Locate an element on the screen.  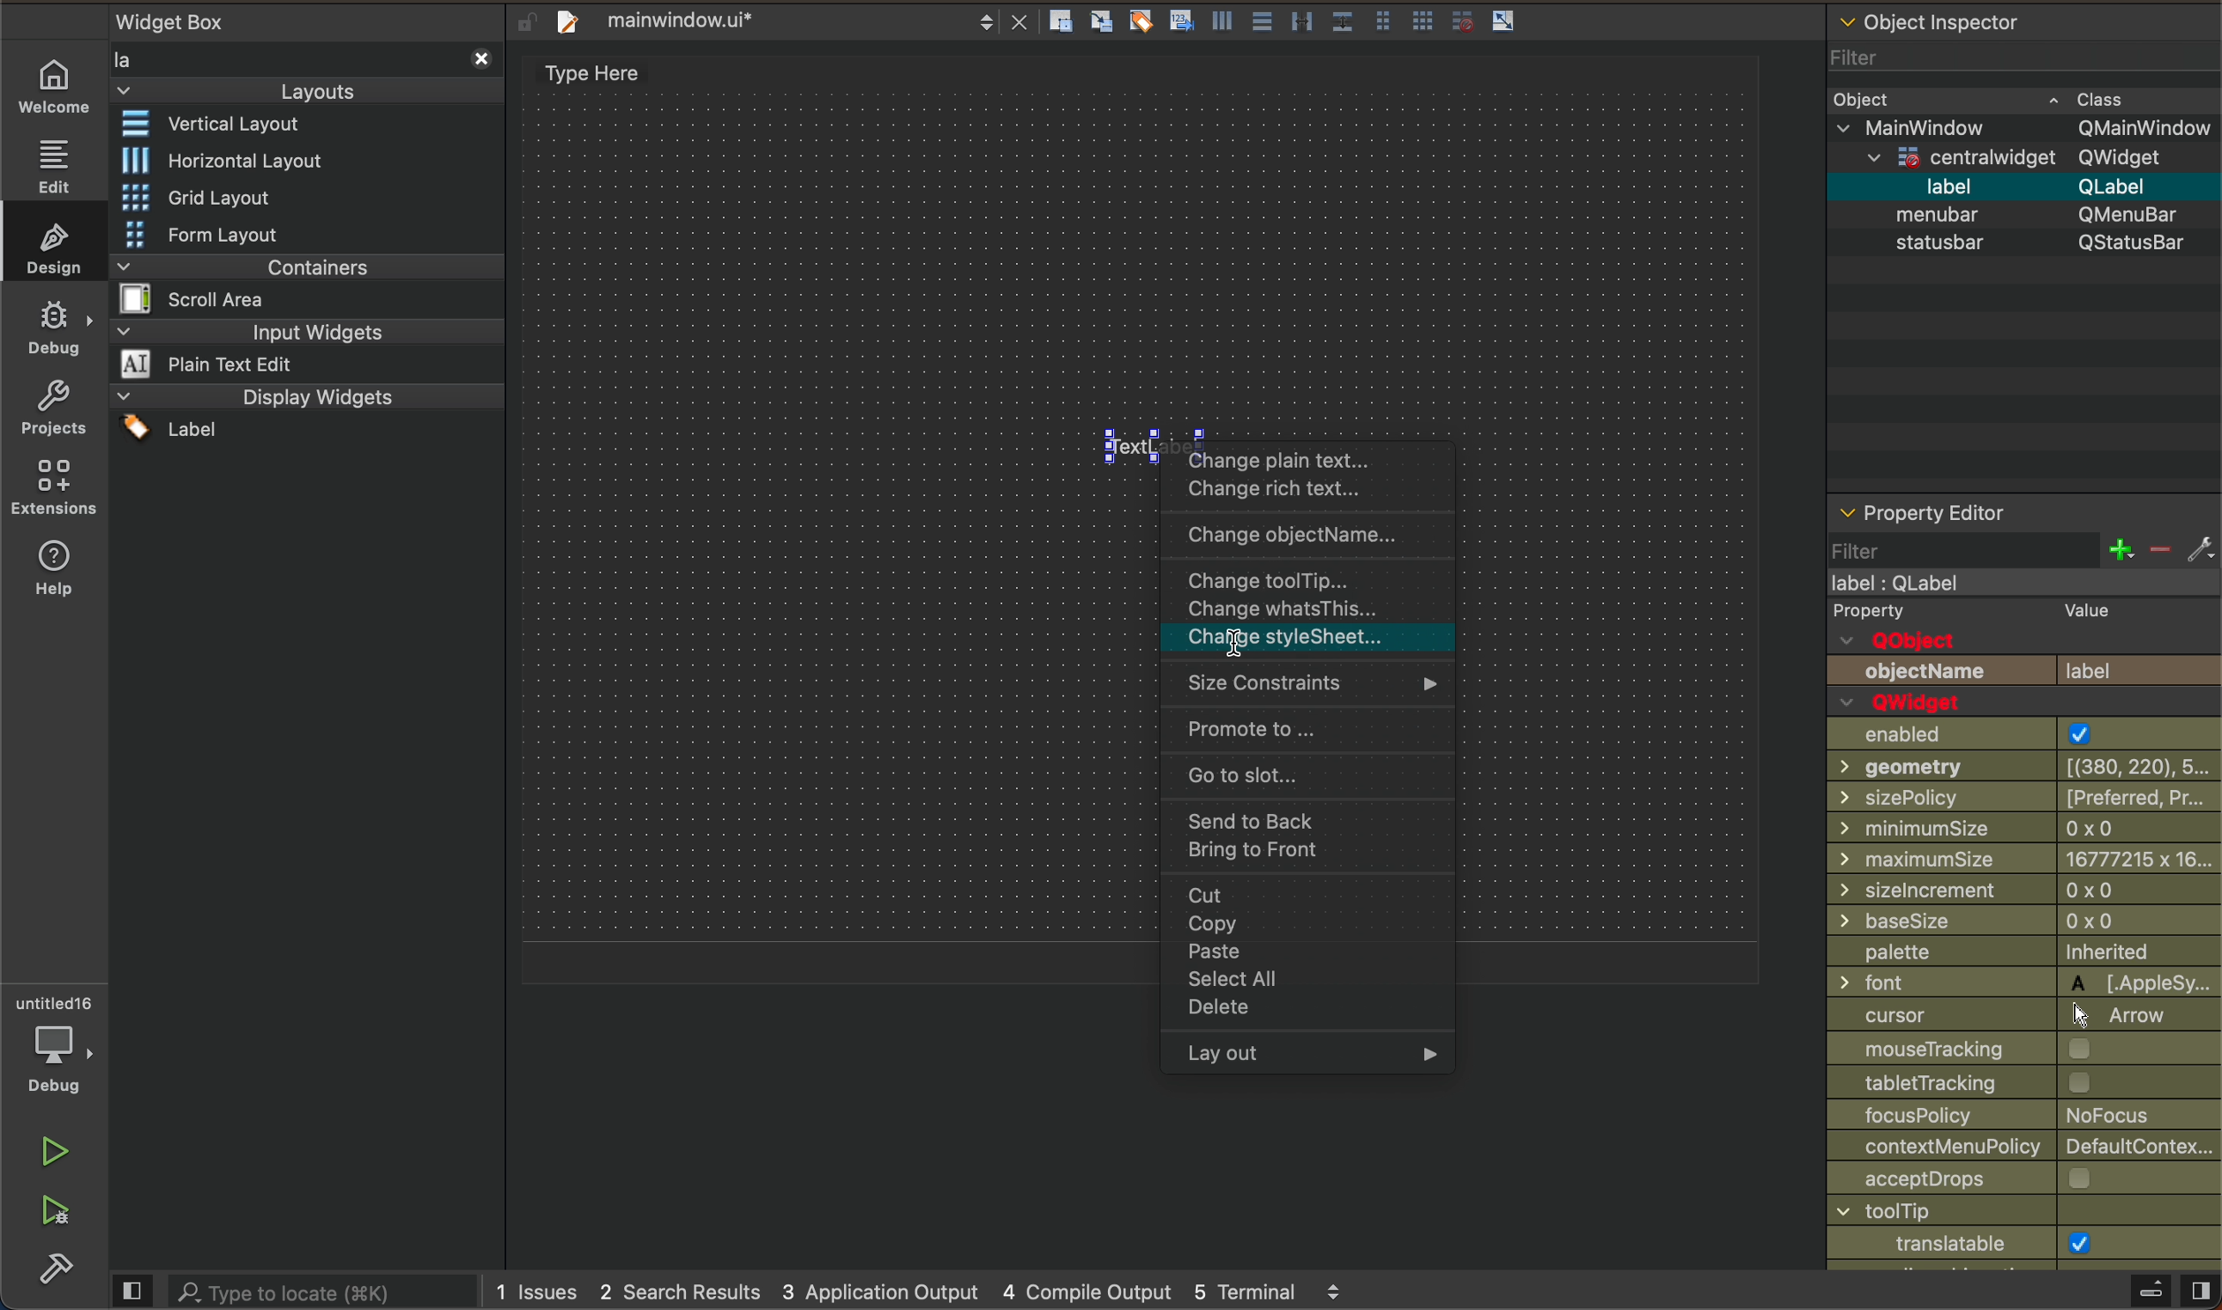
enabled is located at coordinates (2005, 734).